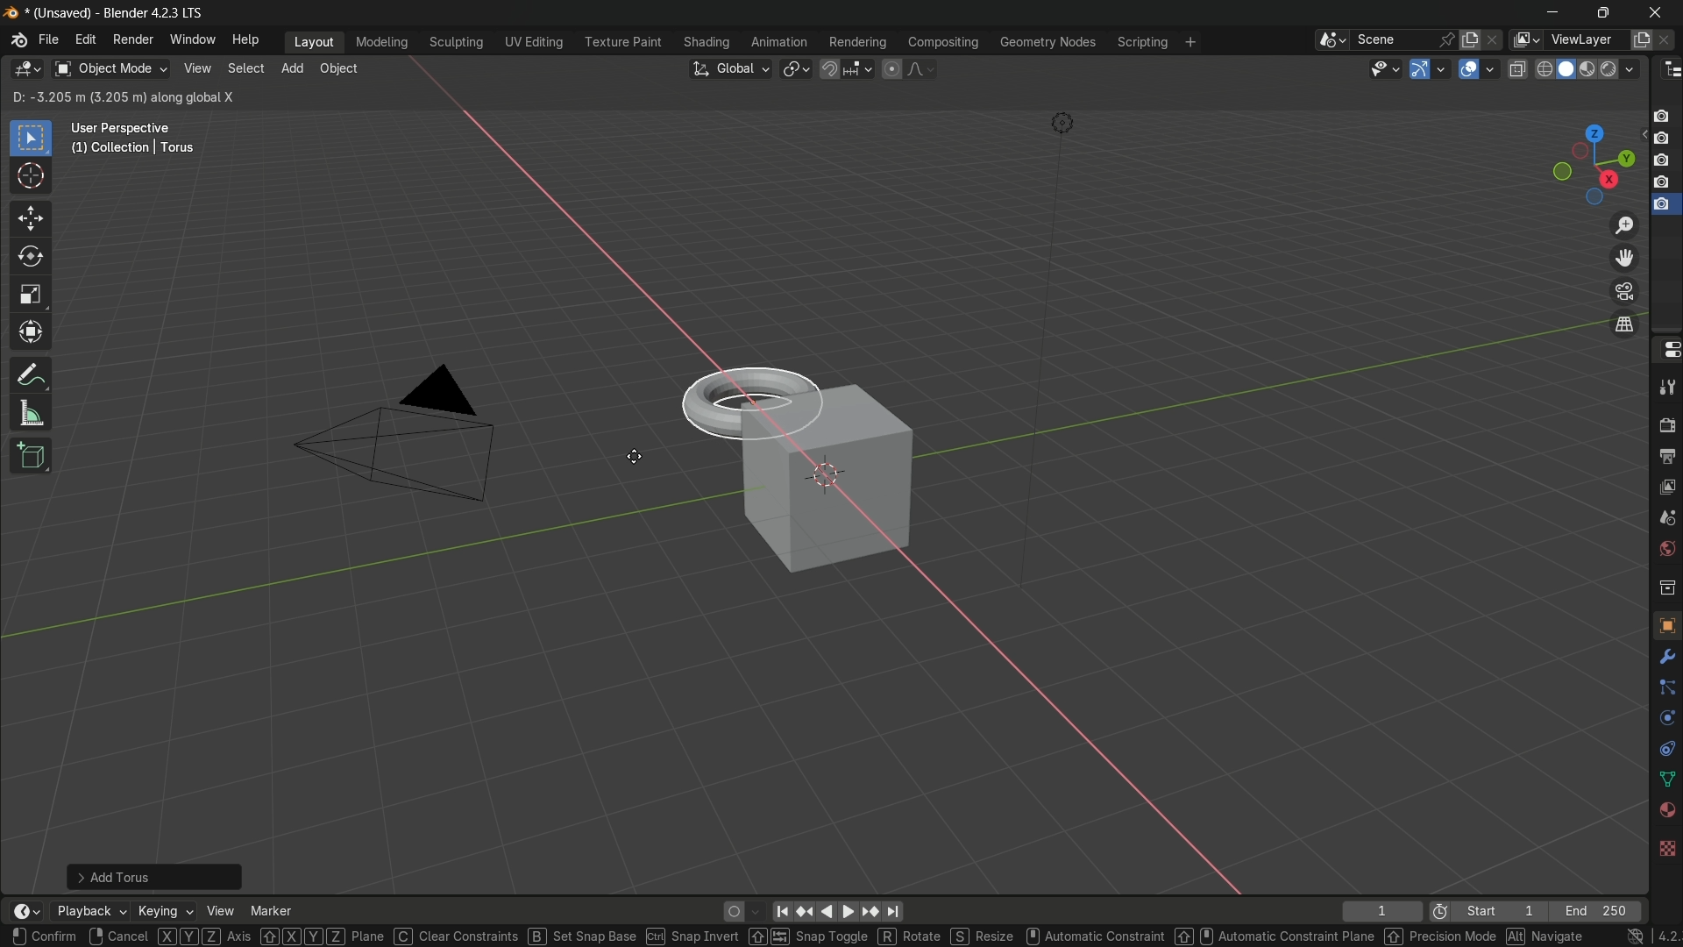 The width and height of the screenshot is (1683, 947). I want to click on play animation, so click(838, 911).